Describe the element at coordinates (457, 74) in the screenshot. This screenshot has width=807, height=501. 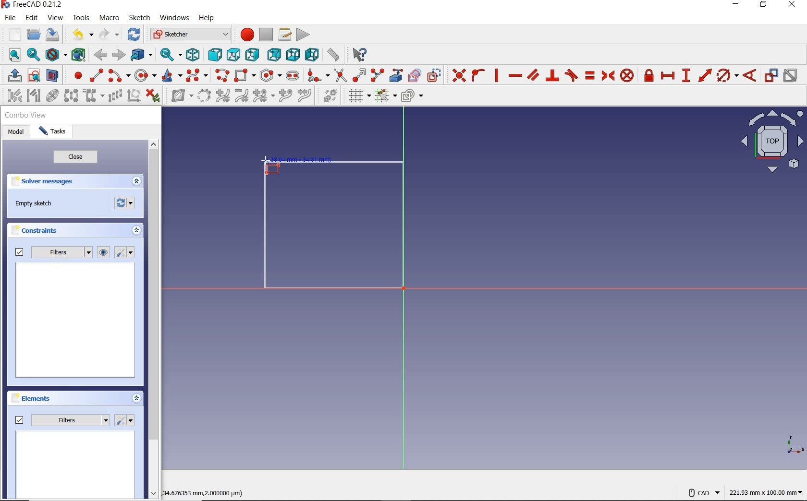
I see `constrain coincident` at that location.